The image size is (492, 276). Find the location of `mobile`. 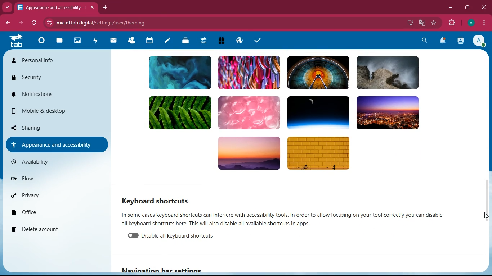

mobile is located at coordinates (52, 109).